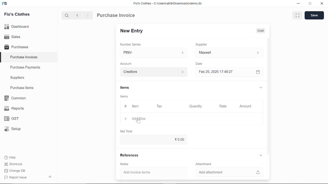  What do you see at coordinates (15, 171) in the screenshot?
I see `Change DB` at bounding box center [15, 171].